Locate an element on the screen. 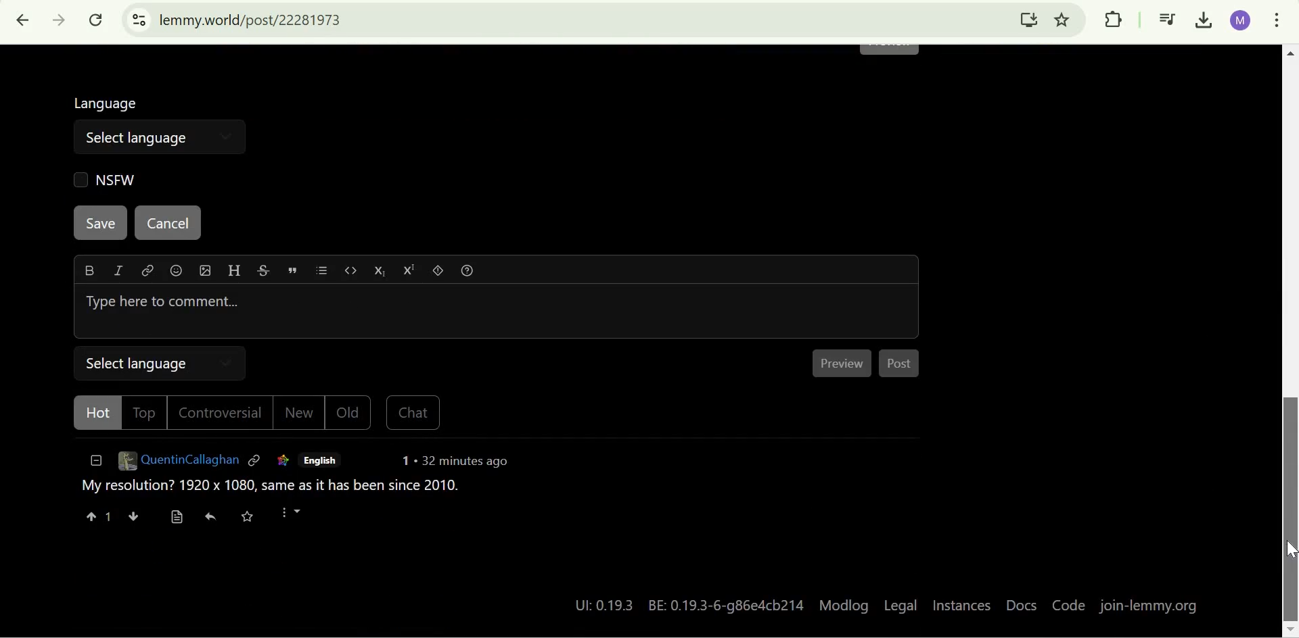  instances is located at coordinates (962, 607).